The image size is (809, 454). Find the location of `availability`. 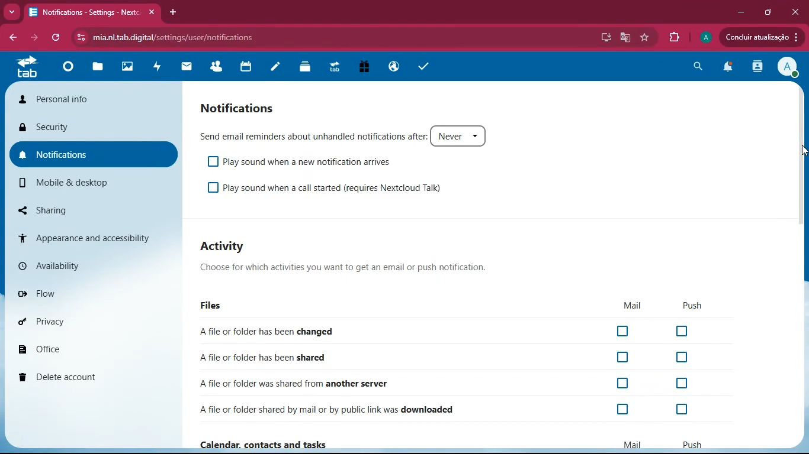

availability is located at coordinates (84, 265).